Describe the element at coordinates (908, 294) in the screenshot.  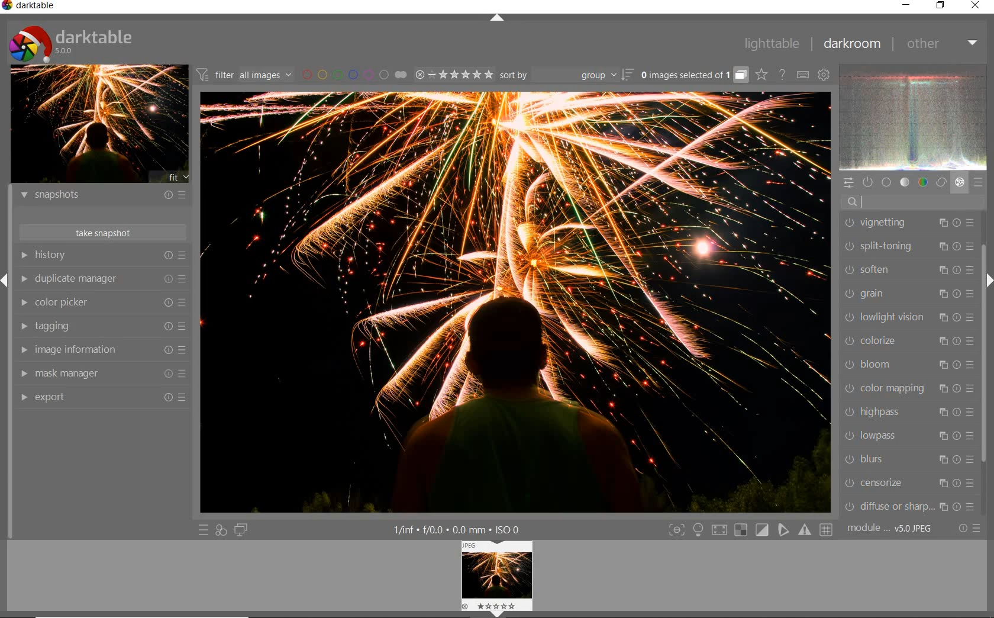
I see `grain` at that location.